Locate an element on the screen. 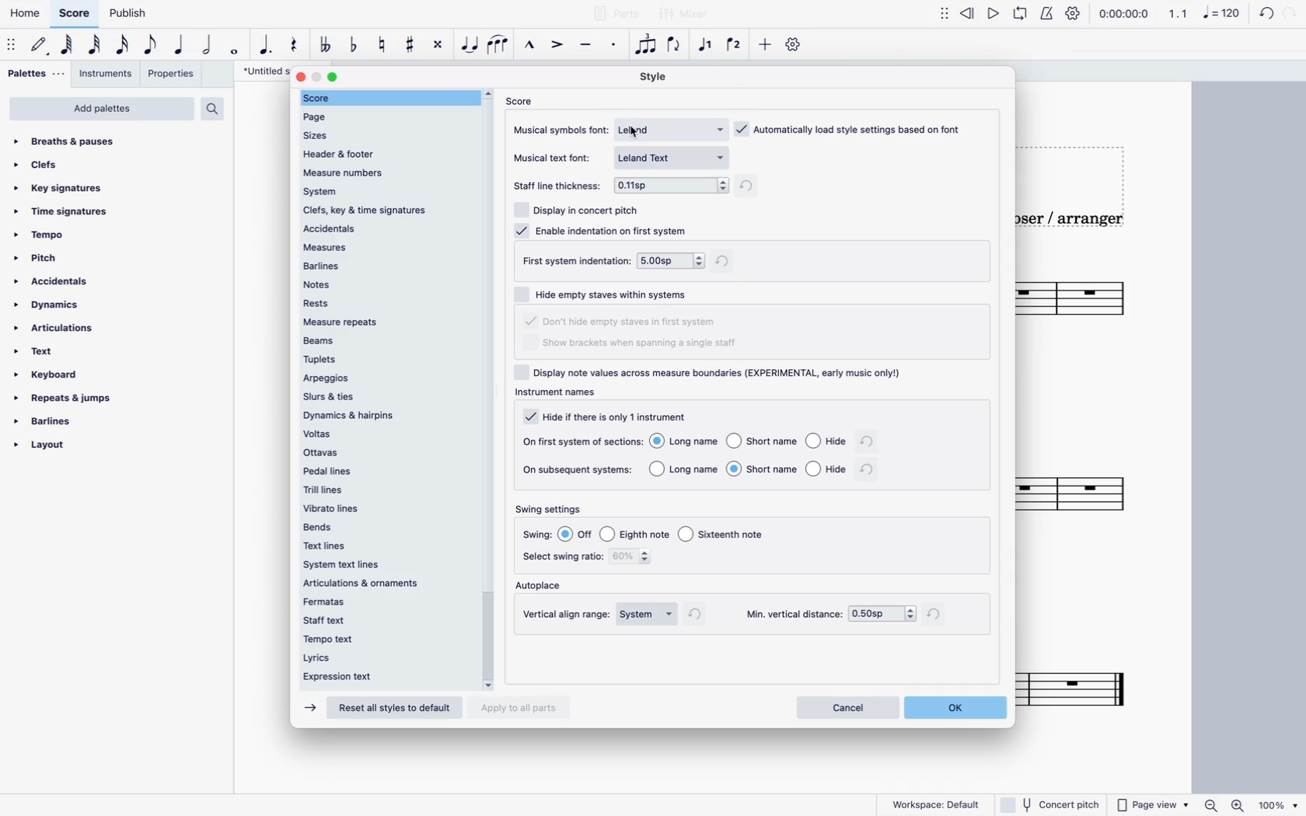 Image resolution: width=1306 pixels, height=816 pixels. options is located at coordinates (747, 469).